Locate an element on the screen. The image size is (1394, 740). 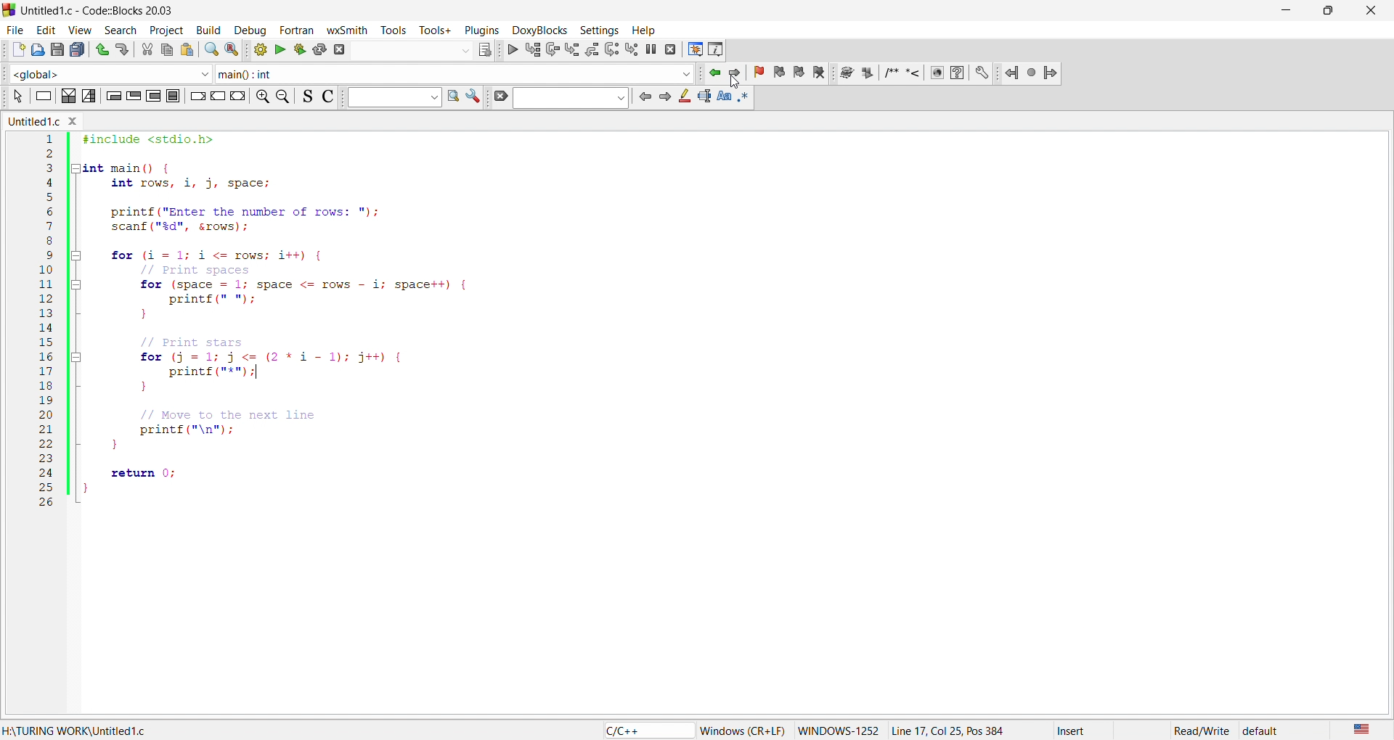
zoom in  is located at coordinates (261, 97).